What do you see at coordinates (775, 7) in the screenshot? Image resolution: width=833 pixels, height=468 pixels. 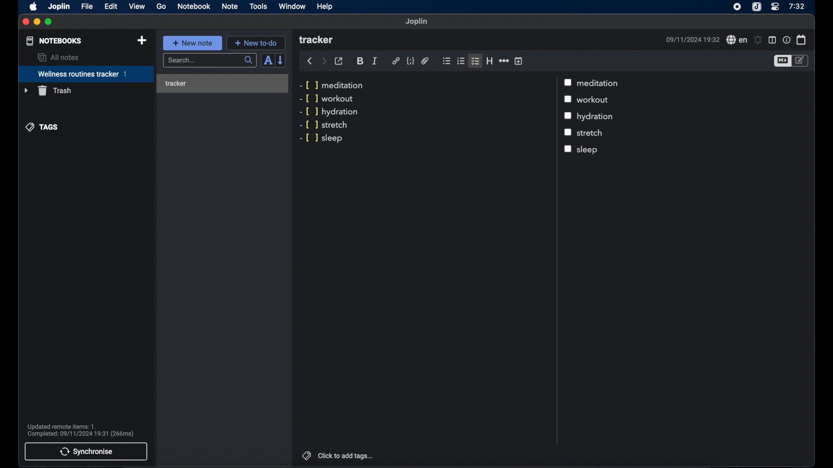 I see `control center` at bounding box center [775, 7].